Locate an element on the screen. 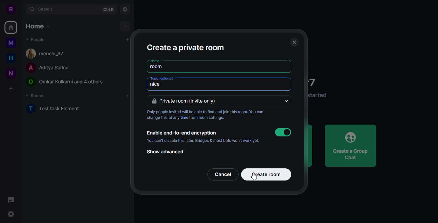  home is located at coordinates (11, 58).